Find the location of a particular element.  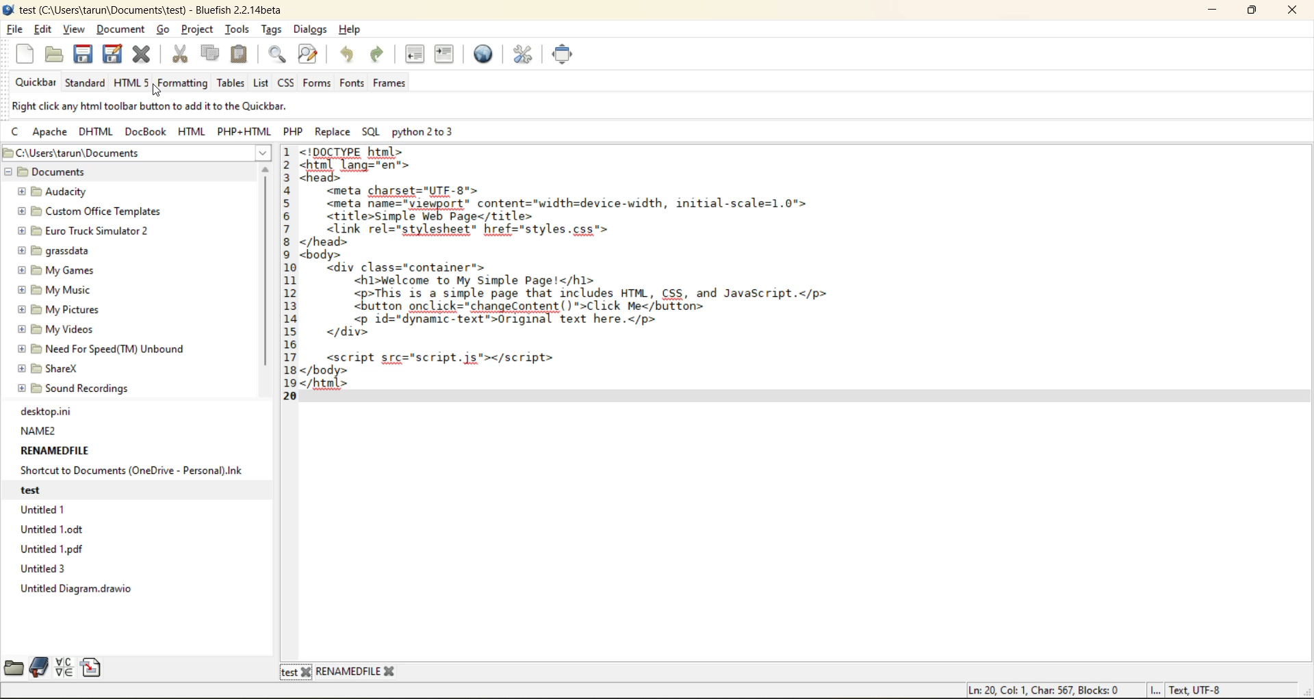

dhtml is located at coordinates (95, 129).